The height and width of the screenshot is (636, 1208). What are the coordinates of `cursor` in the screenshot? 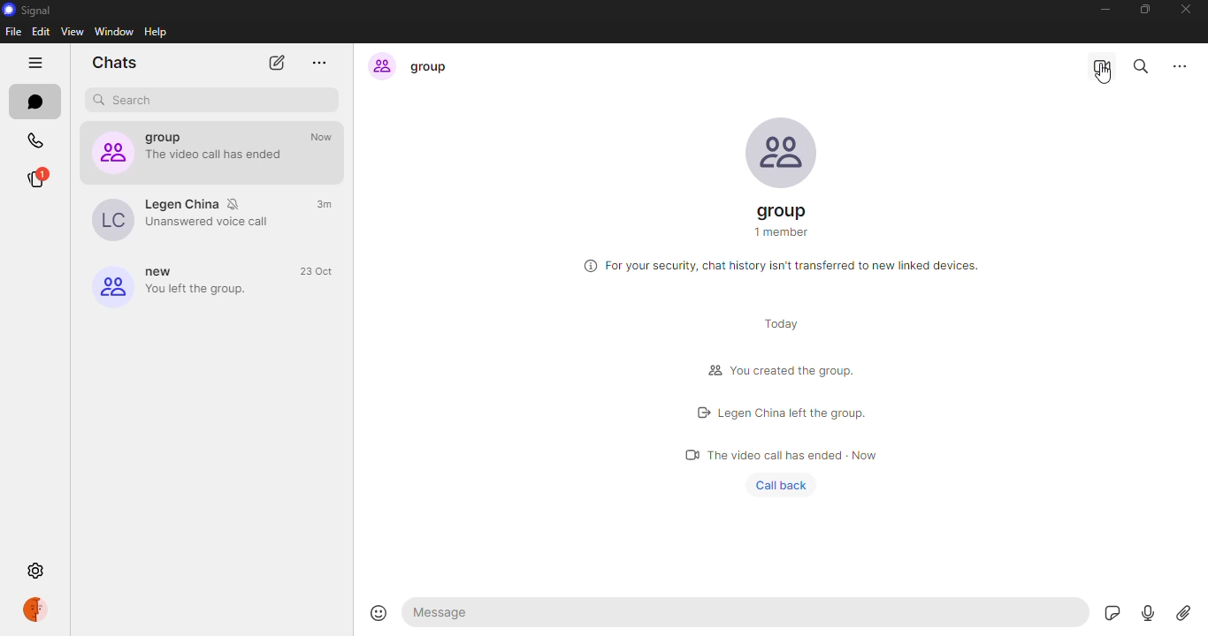 It's located at (1104, 75).